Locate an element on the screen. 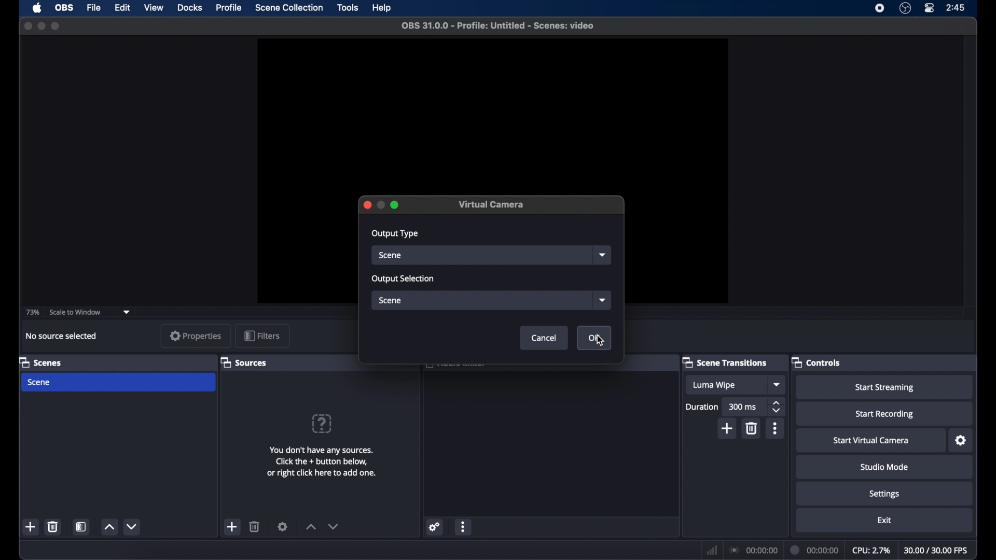 This screenshot has height=560, width=996. profile is located at coordinates (228, 8).